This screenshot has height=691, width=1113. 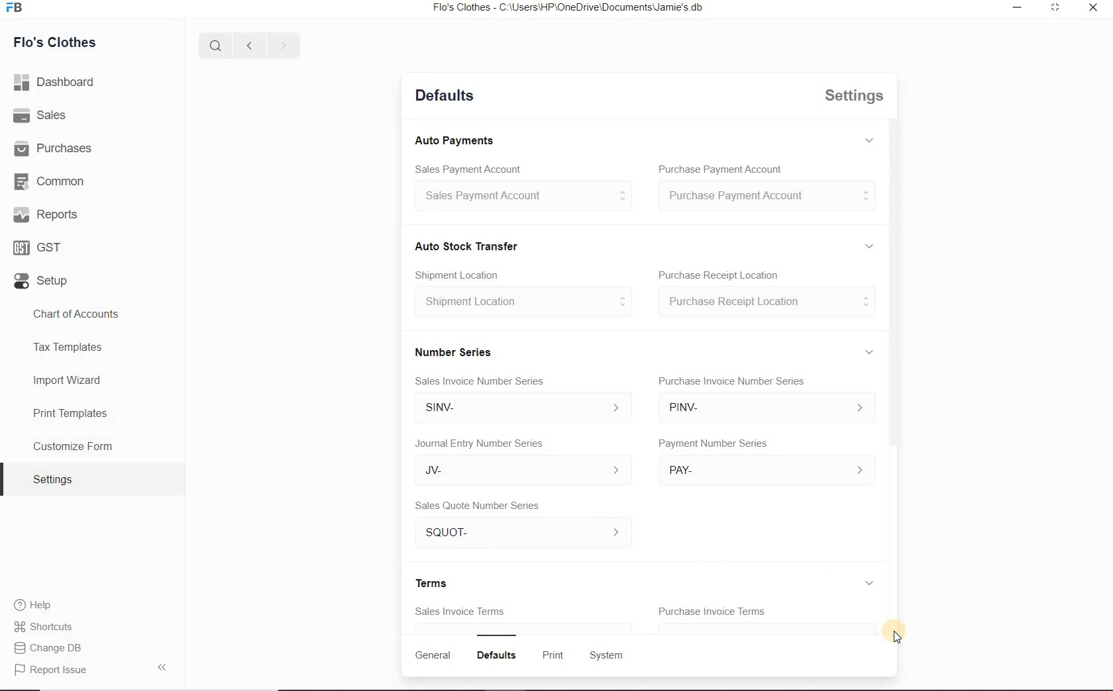 I want to click on Search, so click(x=216, y=44).